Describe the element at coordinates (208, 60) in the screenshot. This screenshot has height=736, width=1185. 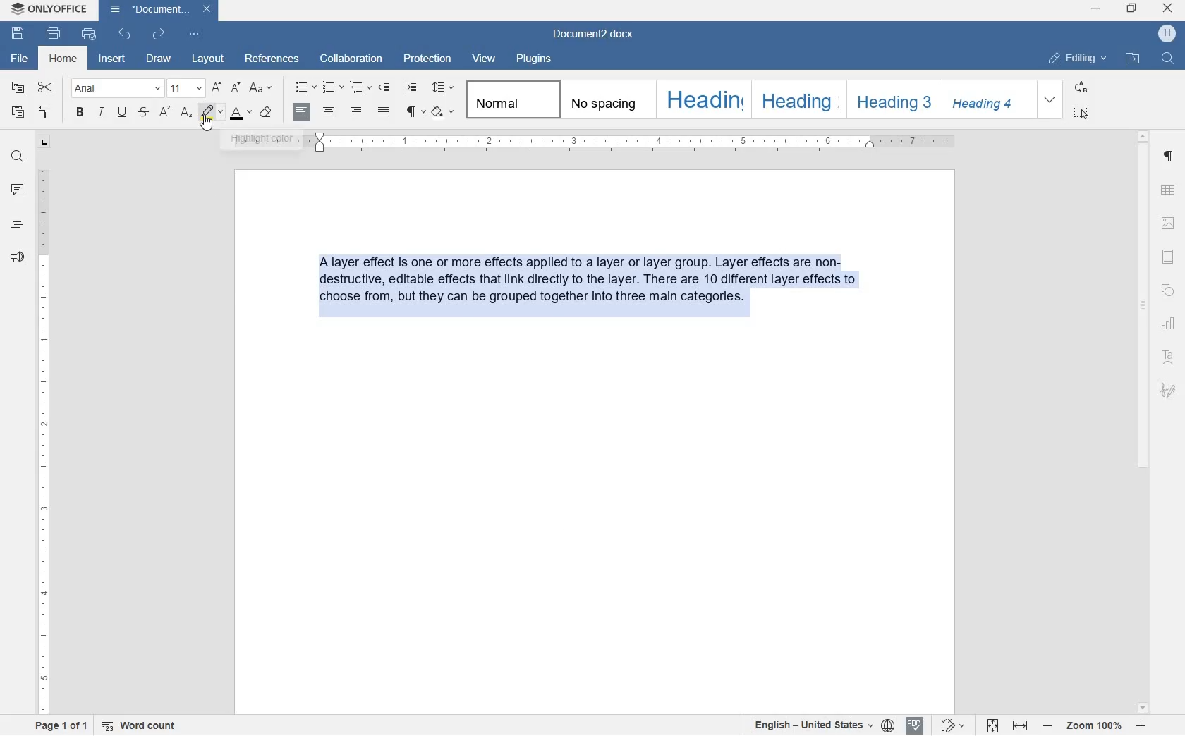
I see `LAYOUT` at that location.